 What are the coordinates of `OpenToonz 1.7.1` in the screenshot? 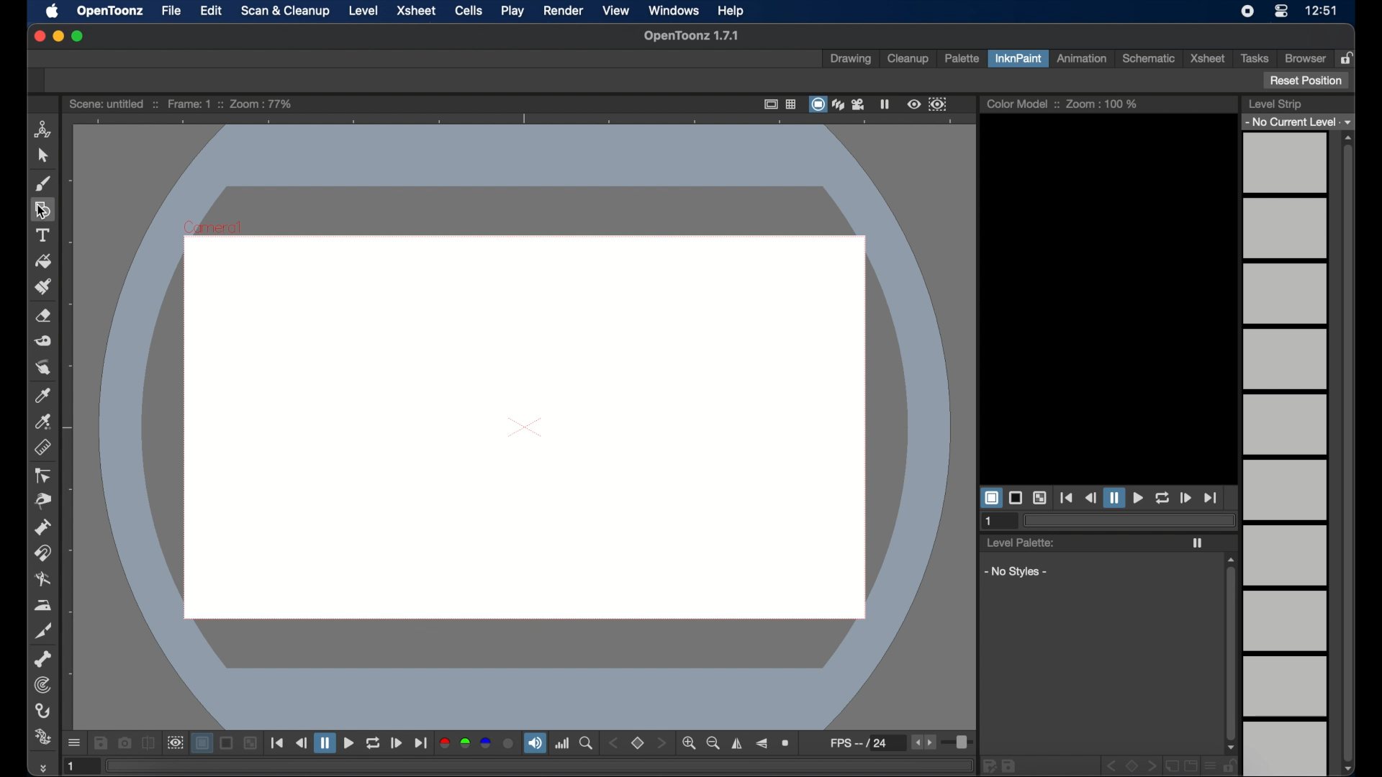 It's located at (691, 36).